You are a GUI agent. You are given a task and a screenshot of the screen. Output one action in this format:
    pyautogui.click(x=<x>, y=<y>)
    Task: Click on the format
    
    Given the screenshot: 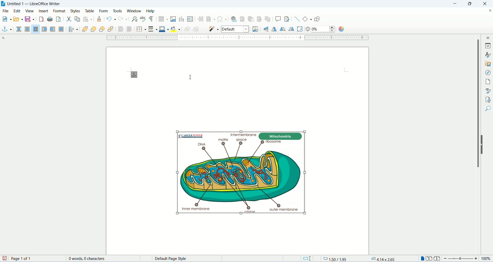 What is the action you would take?
    pyautogui.click(x=60, y=11)
    